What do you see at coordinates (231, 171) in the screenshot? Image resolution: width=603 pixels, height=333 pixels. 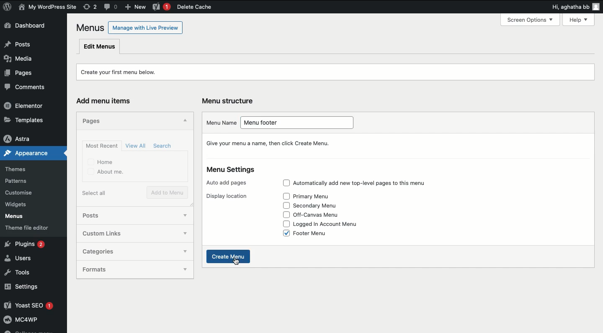 I see `Menu settings` at bounding box center [231, 171].